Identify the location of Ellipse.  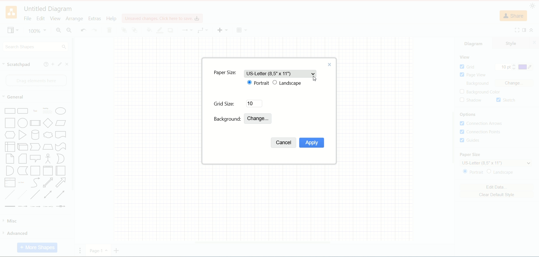
(61, 112).